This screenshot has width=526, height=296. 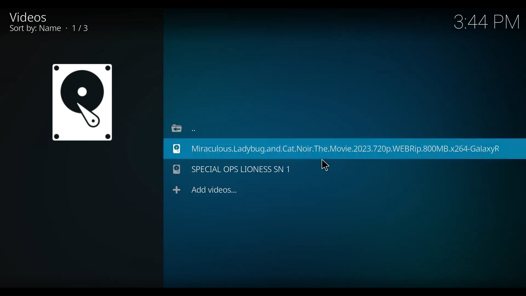 What do you see at coordinates (33, 17) in the screenshot?
I see `Videos` at bounding box center [33, 17].